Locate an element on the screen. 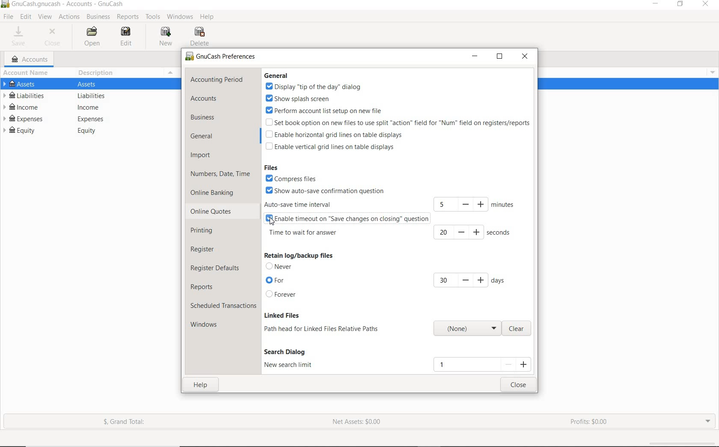  how many days to keep old log/backup files is located at coordinates (467, 280).